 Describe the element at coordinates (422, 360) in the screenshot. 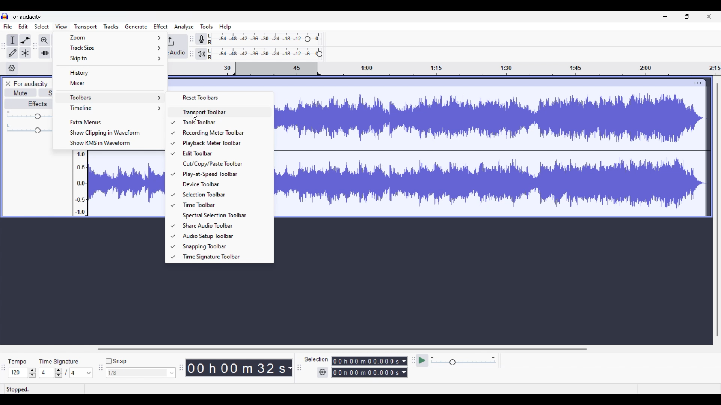

I see `Play at speed/Play at speed once` at that location.